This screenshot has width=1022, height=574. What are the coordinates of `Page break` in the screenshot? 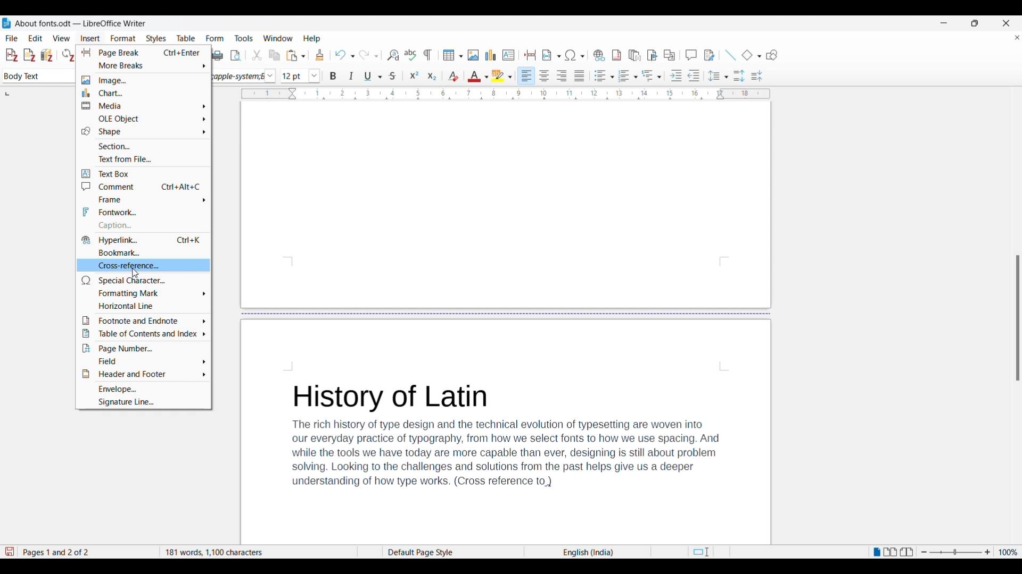 It's located at (143, 53).